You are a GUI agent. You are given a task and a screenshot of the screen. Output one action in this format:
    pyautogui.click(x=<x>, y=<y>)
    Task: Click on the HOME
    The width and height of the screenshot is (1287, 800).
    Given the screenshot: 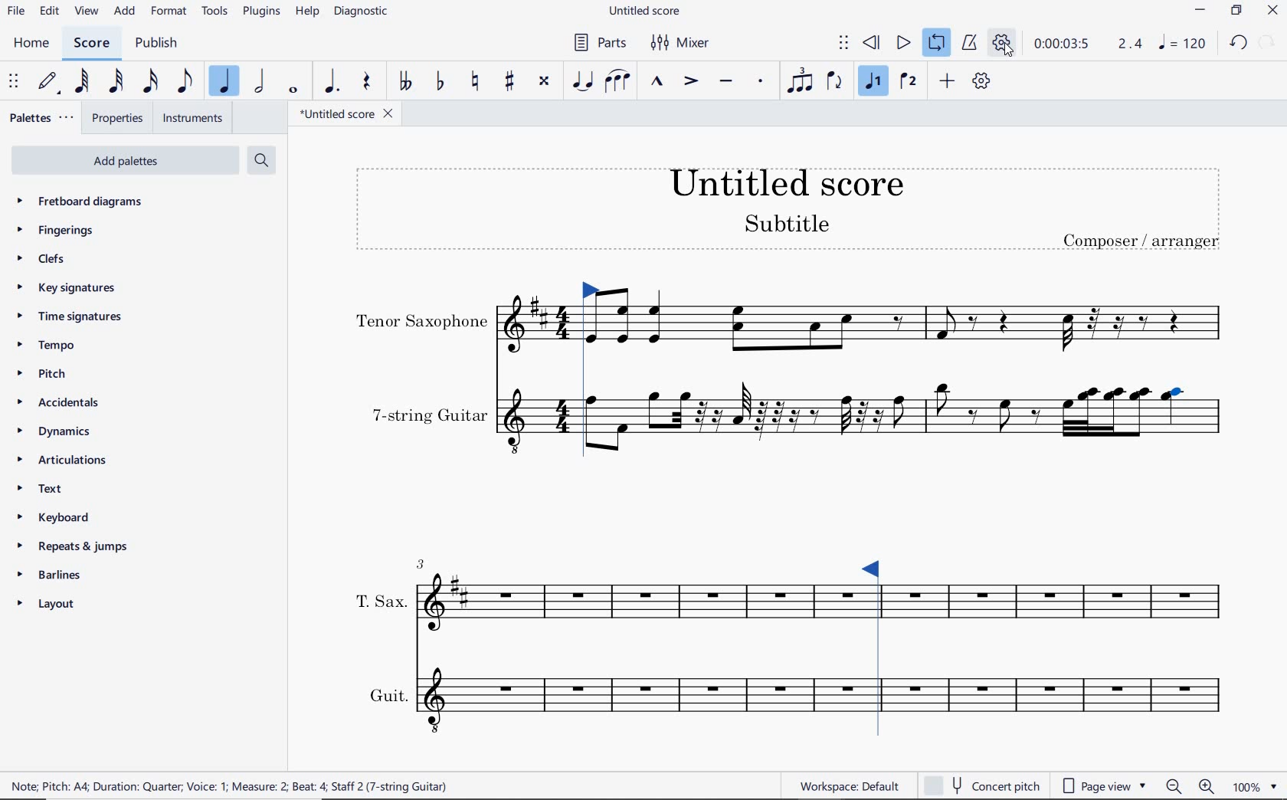 What is the action you would take?
    pyautogui.click(x=30, y=44)
    